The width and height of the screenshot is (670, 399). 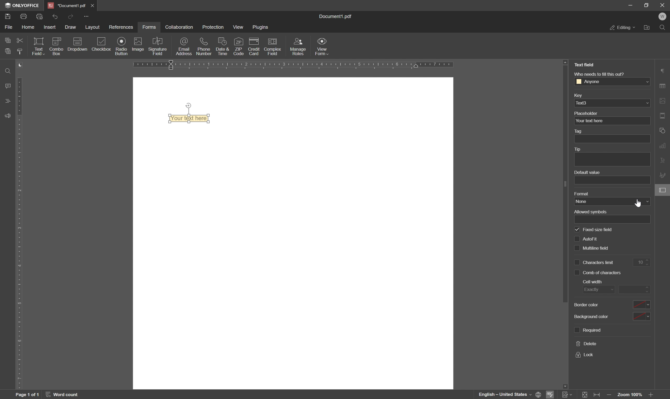 What do you see at coordinates (567, 395) in the screenshot?
I see `track changes` at bounding box center [567, 395].